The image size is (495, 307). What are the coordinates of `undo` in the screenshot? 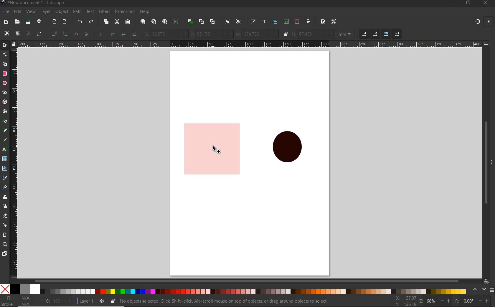 It's located at (80, 22).